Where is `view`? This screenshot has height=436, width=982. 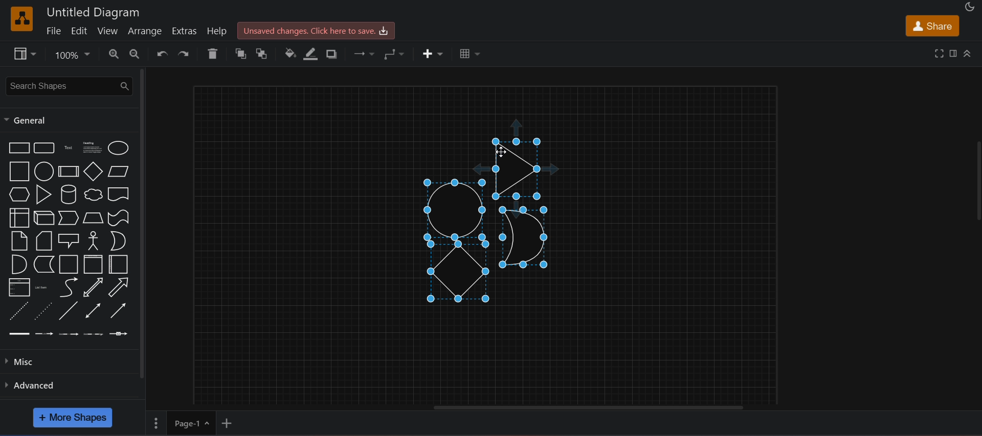
view is located at coordinates (108, 31).